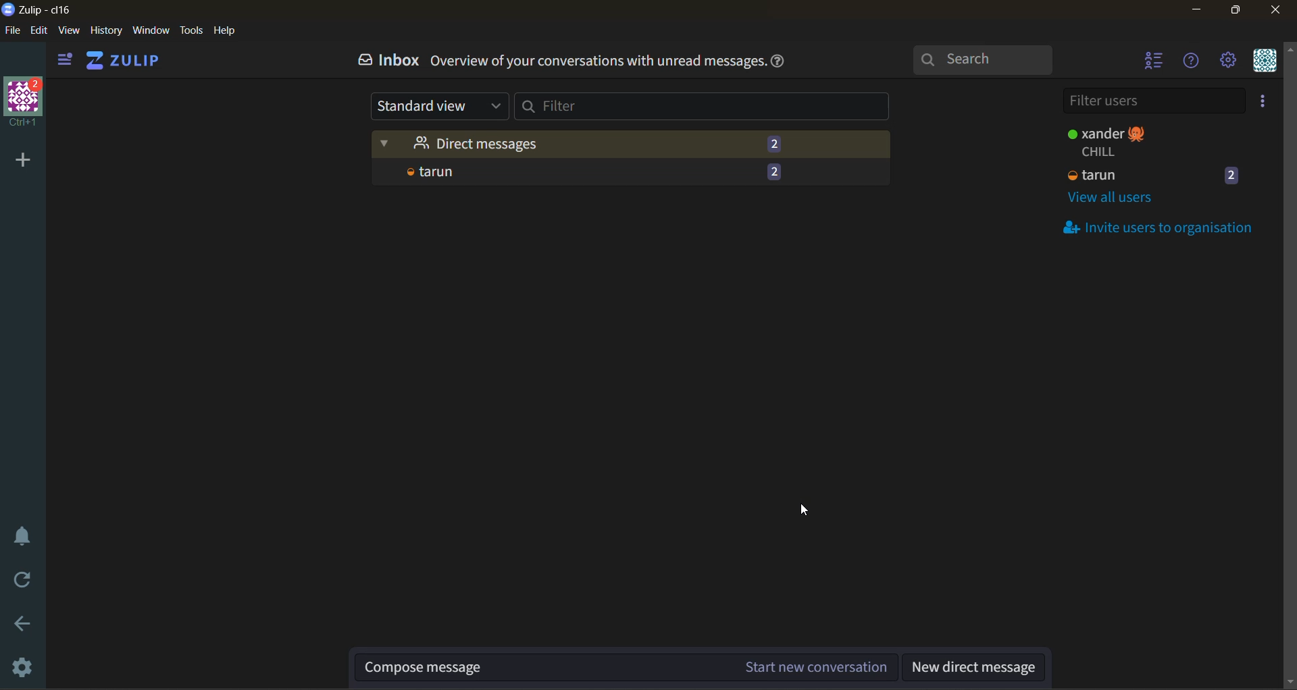 This screenshot has height=690, width=1297. I want to click on Cursor, so click(807, 511).